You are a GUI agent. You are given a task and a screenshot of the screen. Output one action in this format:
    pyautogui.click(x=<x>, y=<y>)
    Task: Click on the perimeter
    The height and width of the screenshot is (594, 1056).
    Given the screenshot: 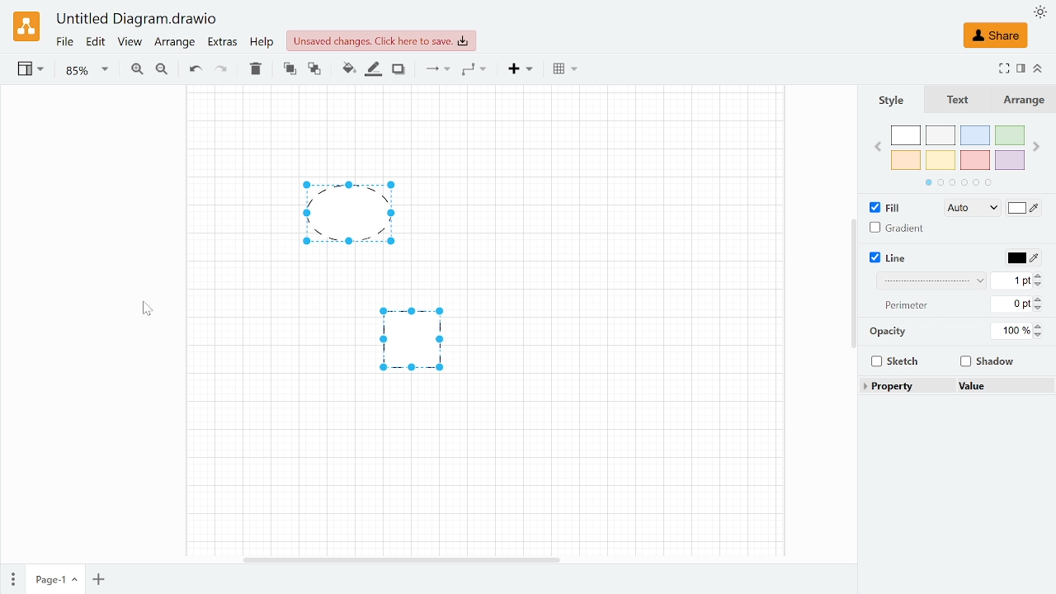 What is the action you would take?
    pyautogui.click(x=907, y=305)
    